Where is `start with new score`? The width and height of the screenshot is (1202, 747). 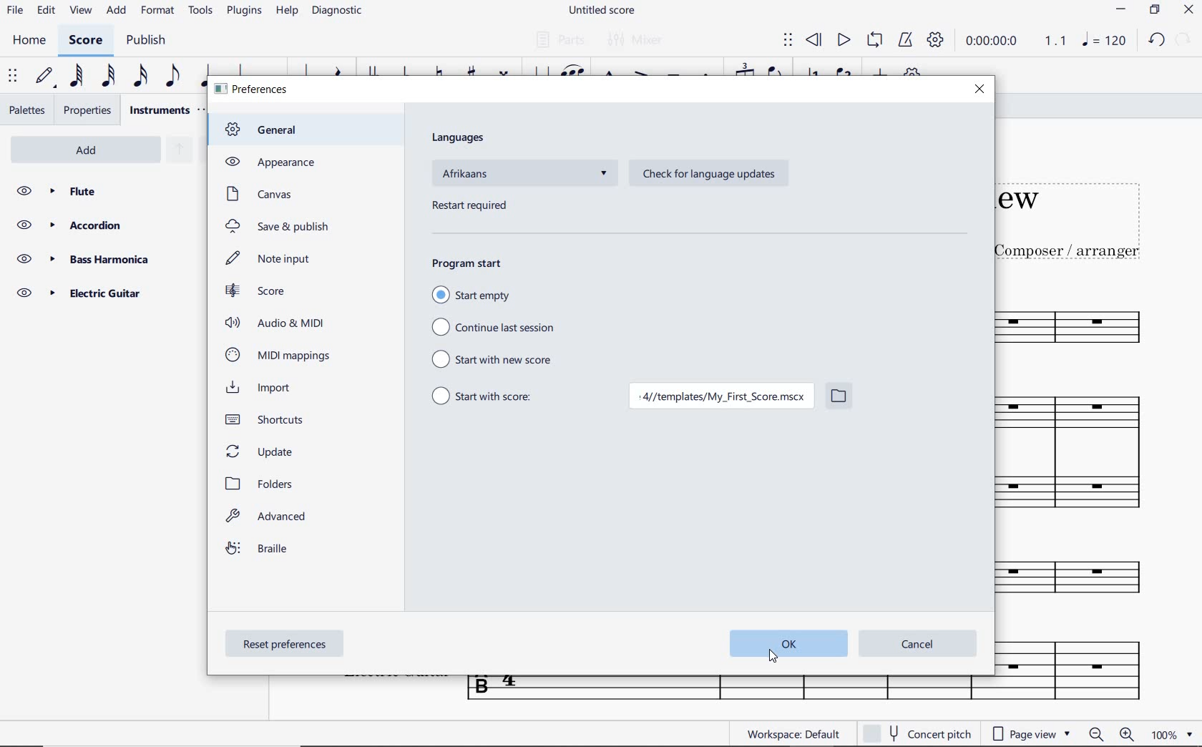 start with new score is located at coordinates (494, 360).